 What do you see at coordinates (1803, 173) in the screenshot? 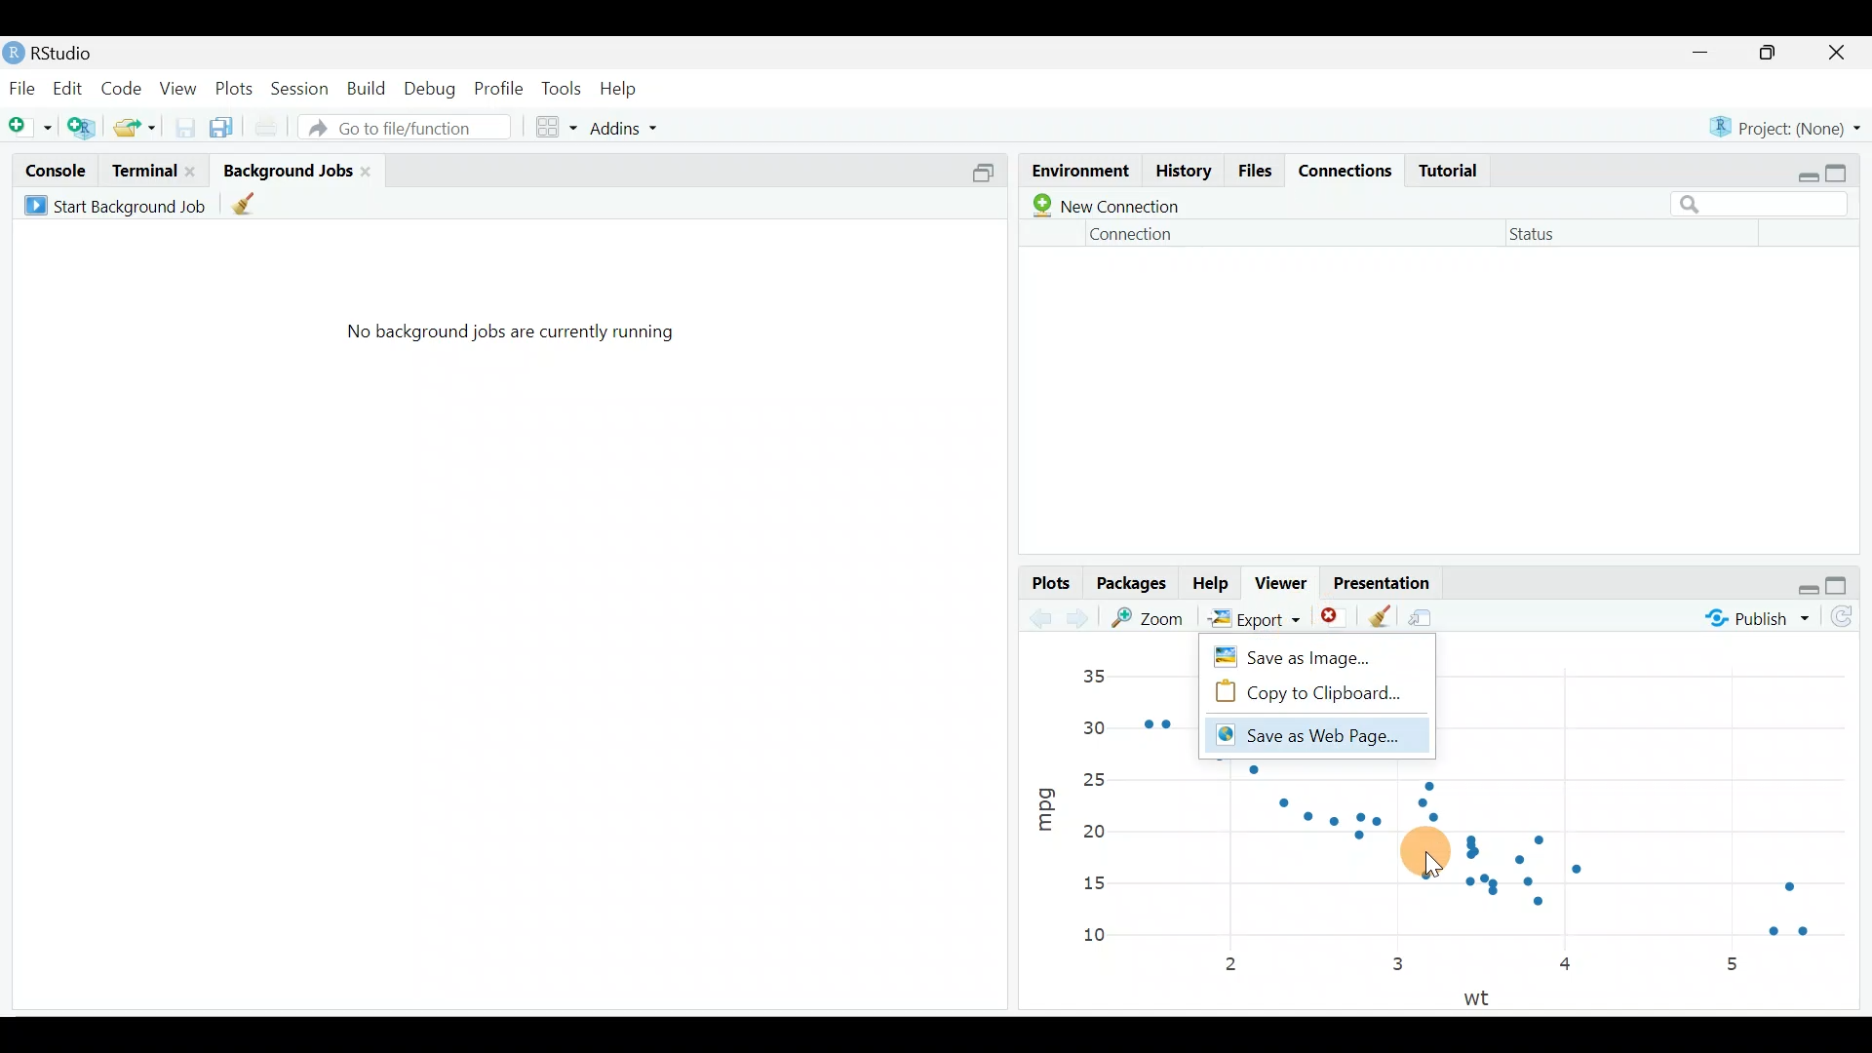
I see `Restore down` at bounding box center [1803, 173].